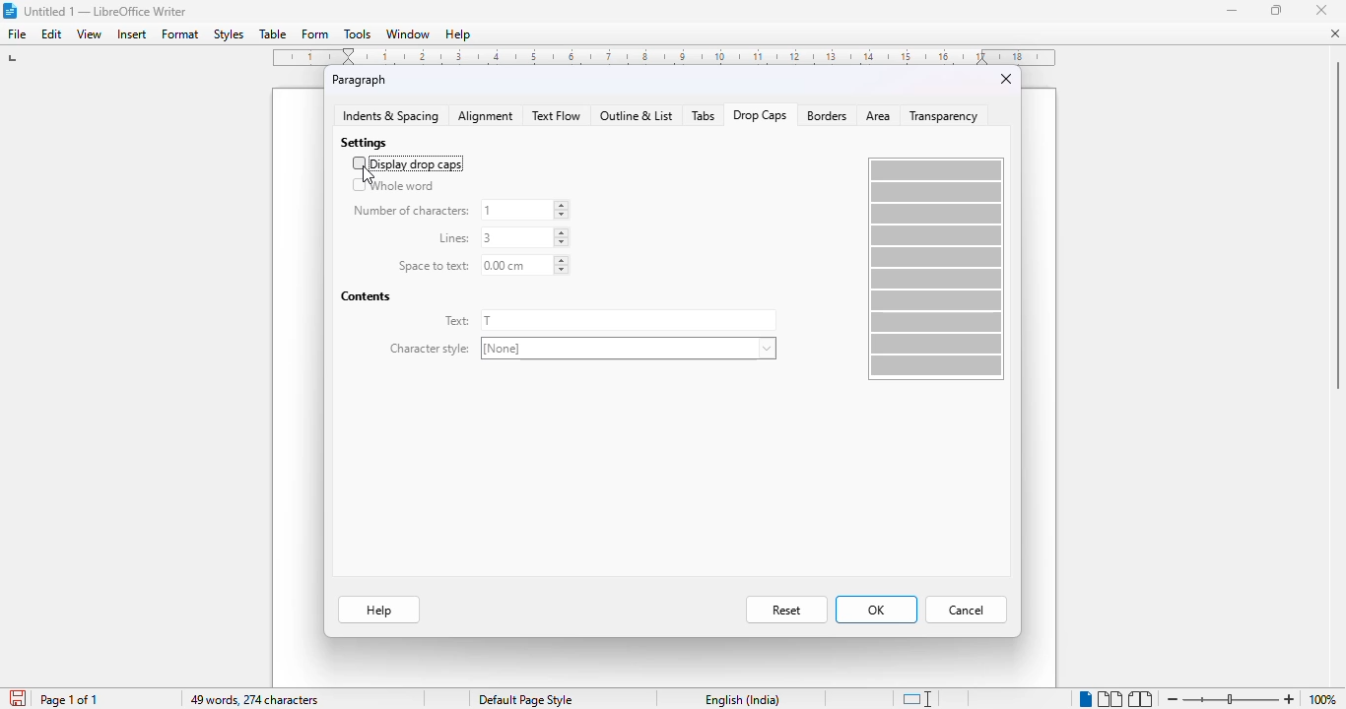 This screenshot has height=709, width=1346. What do you see at coordinates (877, 115) in the screenshot?
I see `area` at bounding box center [877, 115].